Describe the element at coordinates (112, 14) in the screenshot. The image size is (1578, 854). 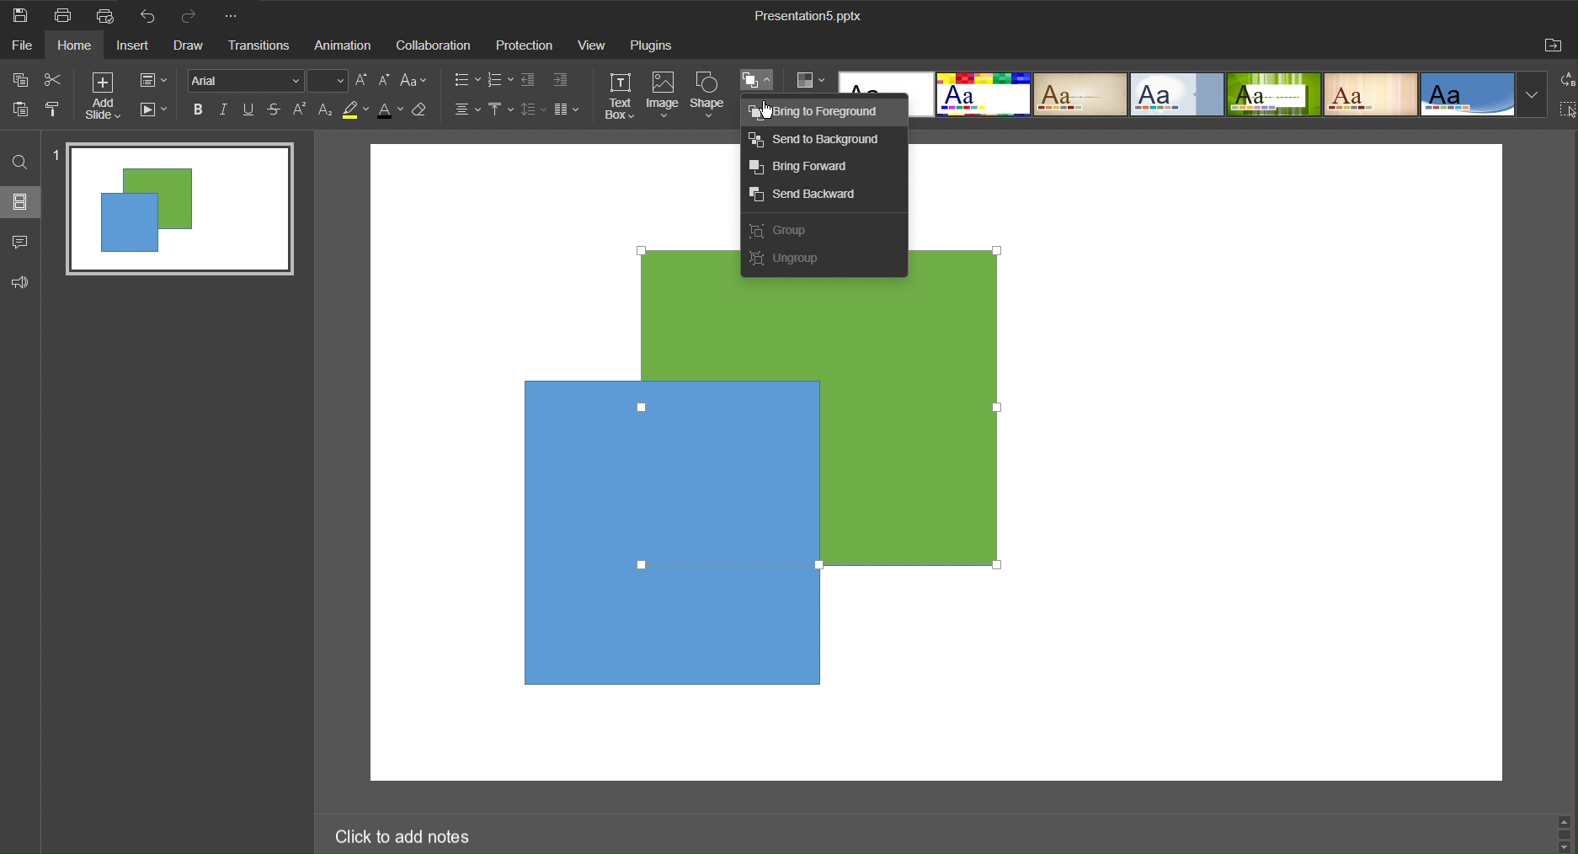
I see `Quick Print` at that location.